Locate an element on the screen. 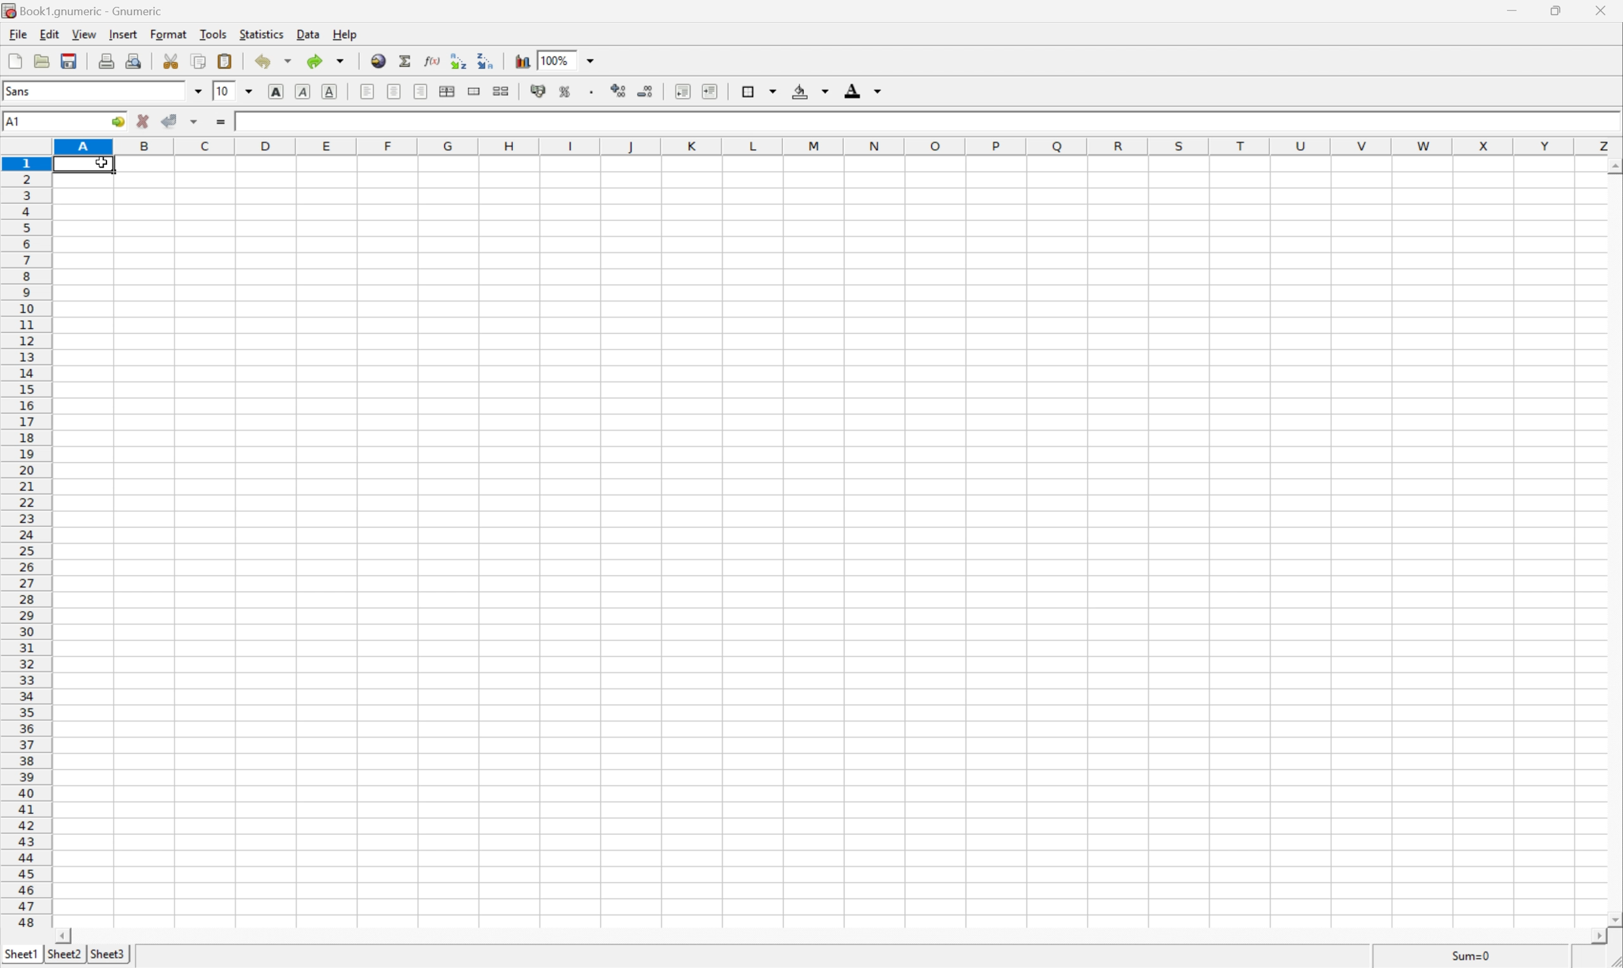  print preview is located at coordinates (134, 60).